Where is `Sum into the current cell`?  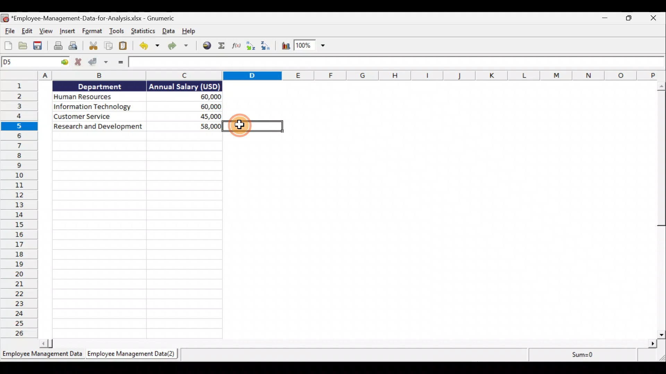 Sum into the current cell is located at coordinates (222, 47).